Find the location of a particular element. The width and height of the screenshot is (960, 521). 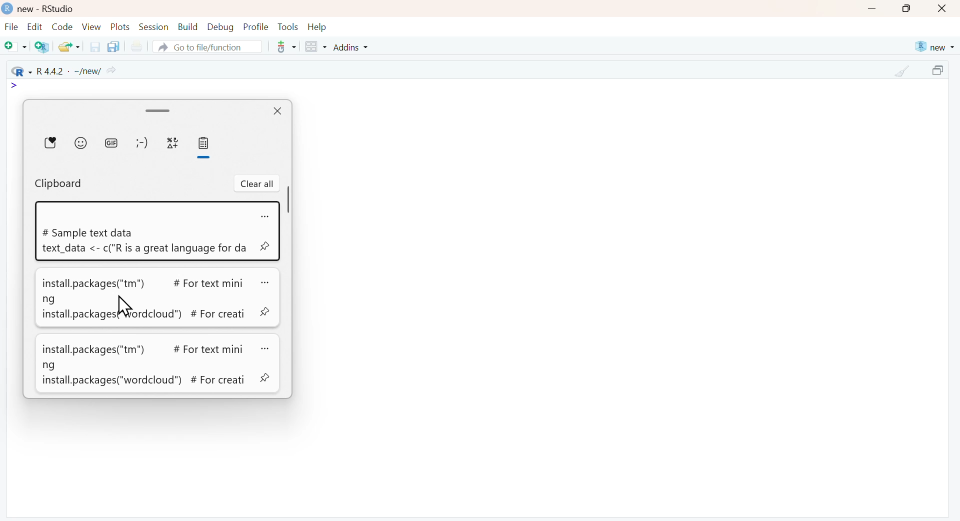

Save the current document is located at coordinates (95, 46).